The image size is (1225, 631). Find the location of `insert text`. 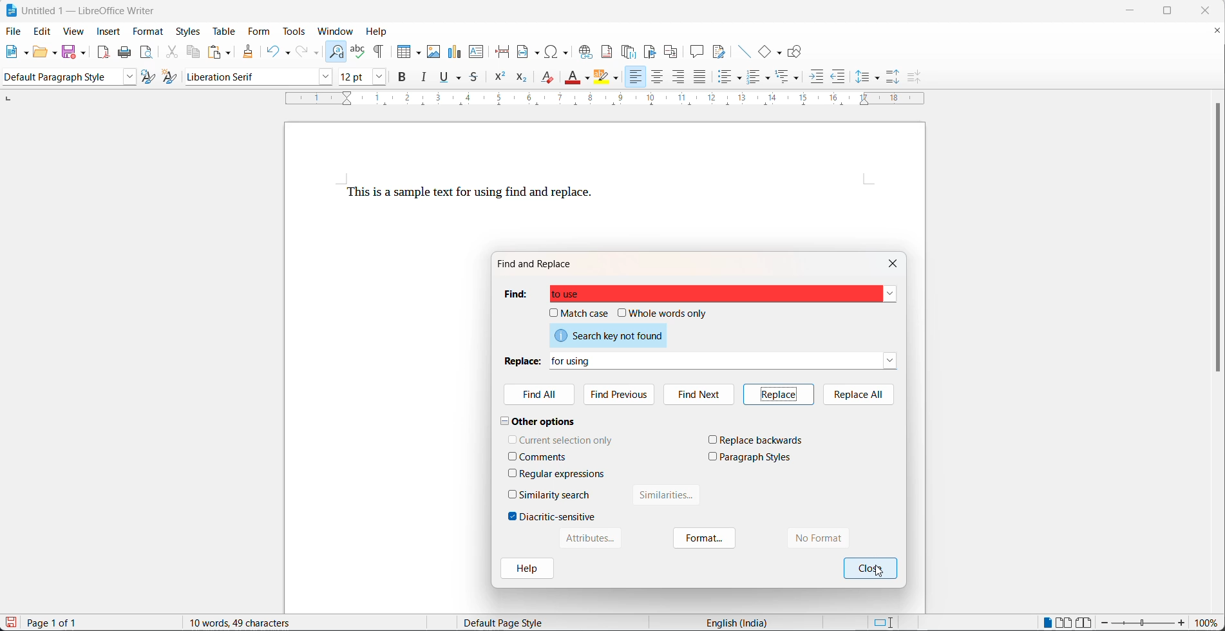

insert text is located at coordinates (477, 53).